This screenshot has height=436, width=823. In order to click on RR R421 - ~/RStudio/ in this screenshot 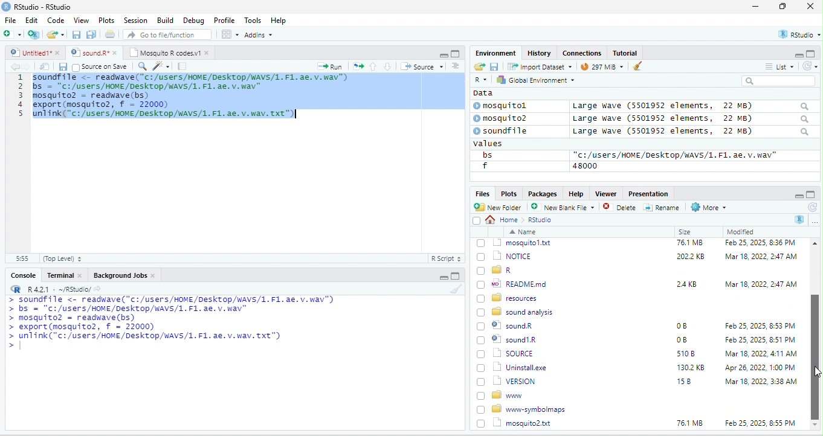, I will do `click(53, 290)`.